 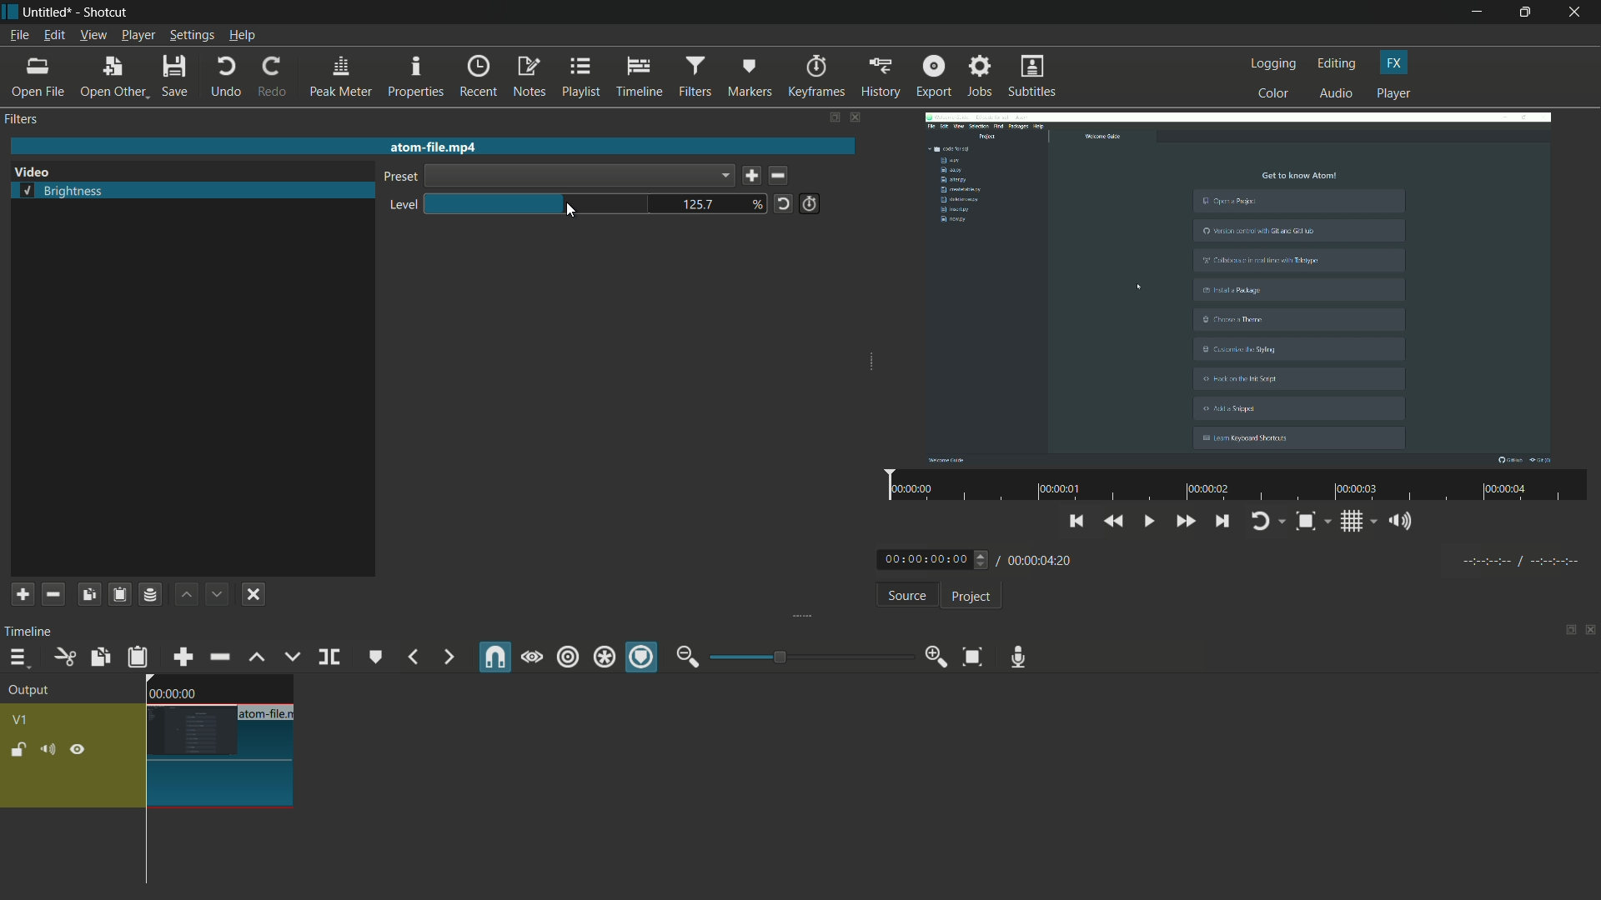 I want to click on level, so click(x=399, y=206).